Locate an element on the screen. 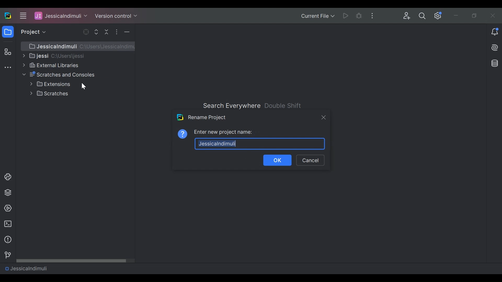  Cancel is located at coordinates (310, 160).